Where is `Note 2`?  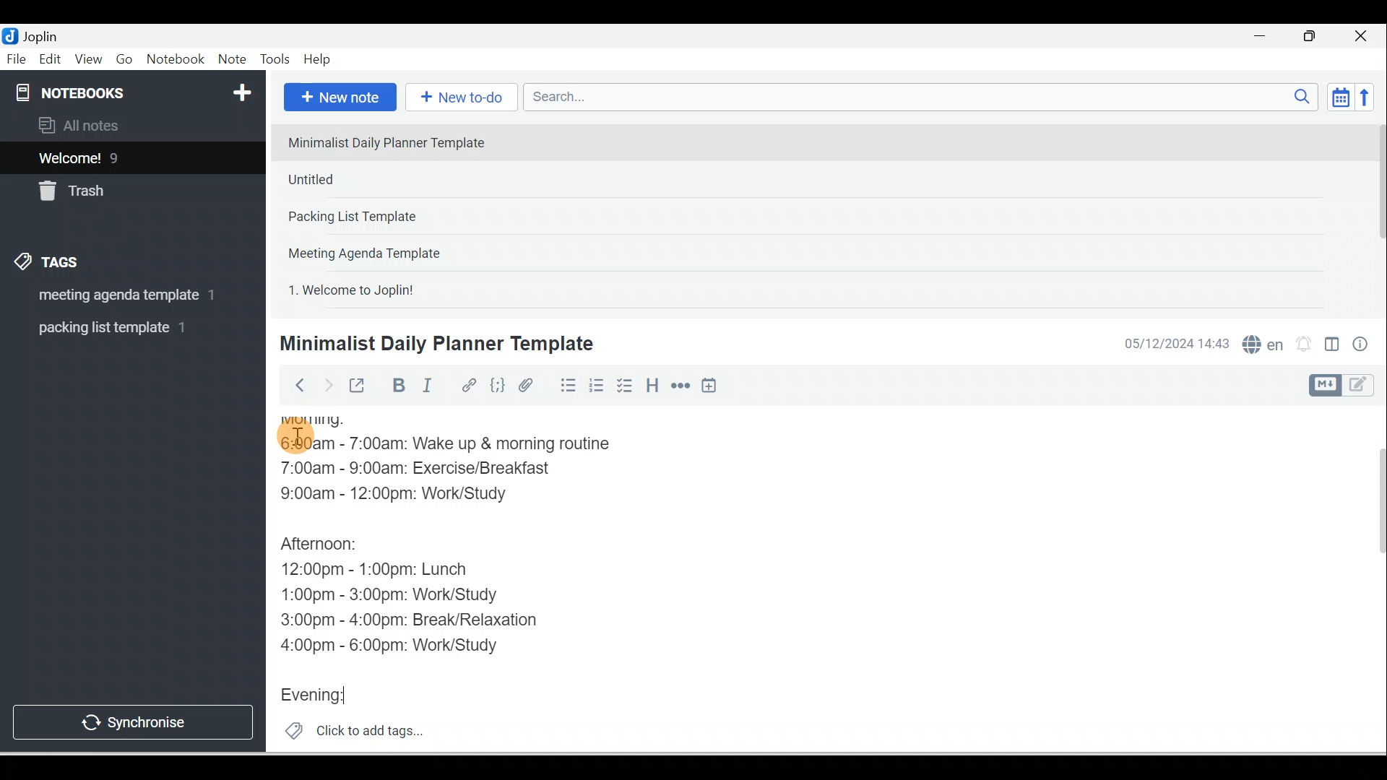
Note 2 is located at coordinates (382, 179).